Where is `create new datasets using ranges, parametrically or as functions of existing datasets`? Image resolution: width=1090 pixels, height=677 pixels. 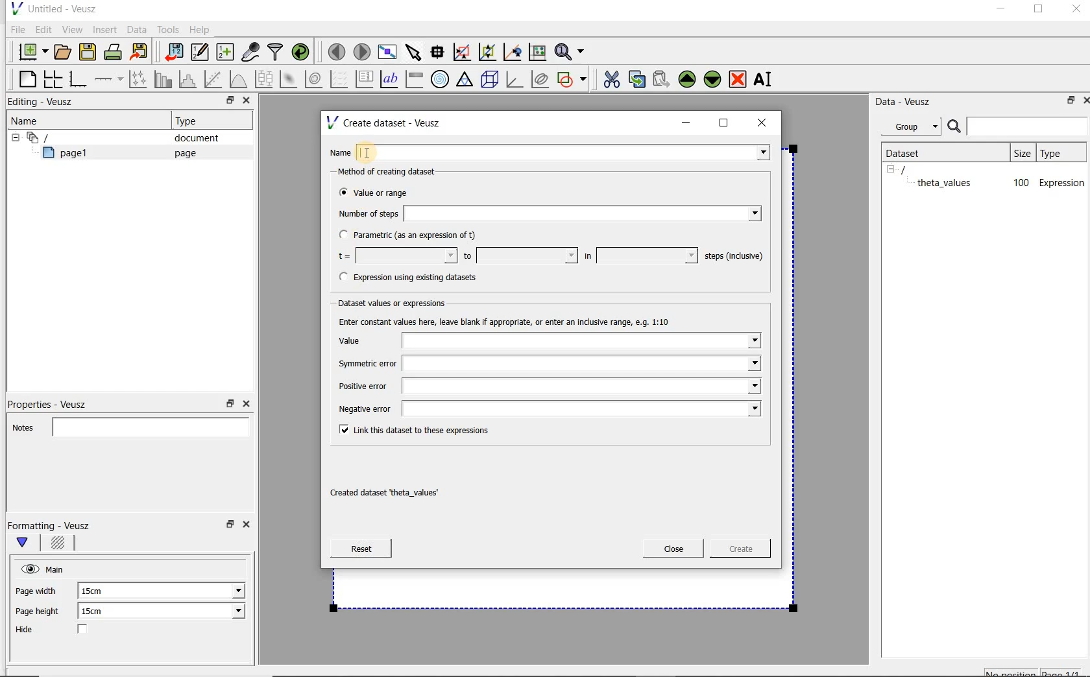
create new datasets using ranges, parametrically or as functions of existing datasets is located at coordinates (226, 53).